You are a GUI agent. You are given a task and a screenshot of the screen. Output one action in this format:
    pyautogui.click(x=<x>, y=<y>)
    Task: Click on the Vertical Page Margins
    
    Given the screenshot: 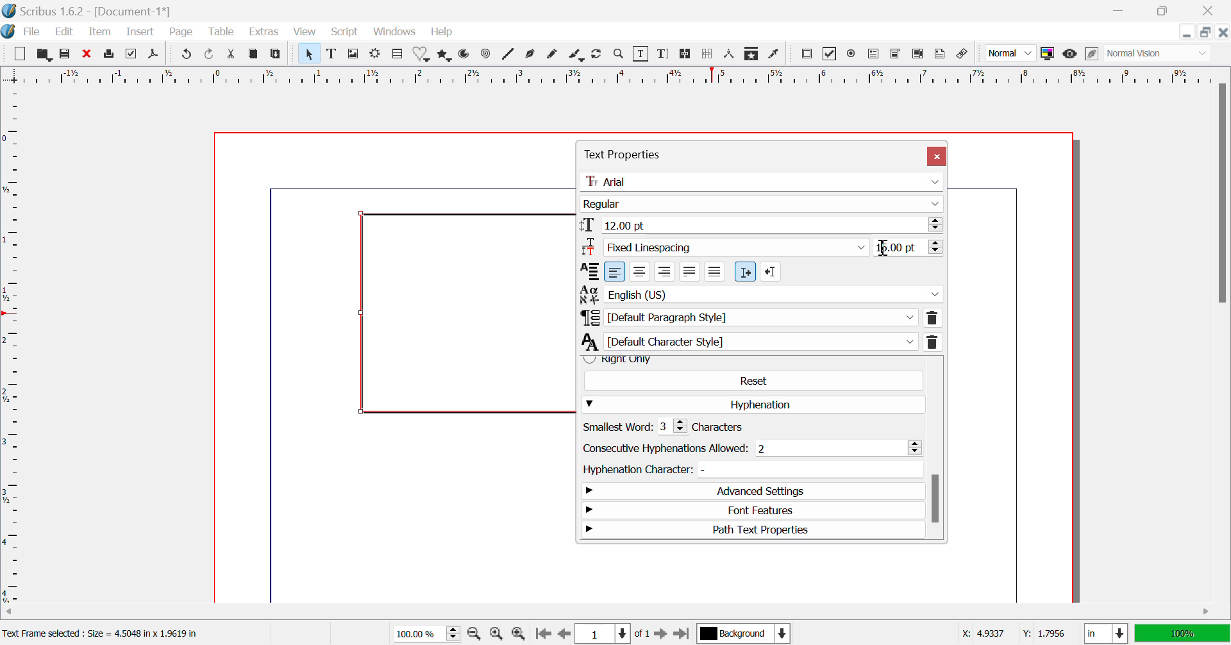 What is the action you would take?
    pyautogui.click(x=612, y=76)
    